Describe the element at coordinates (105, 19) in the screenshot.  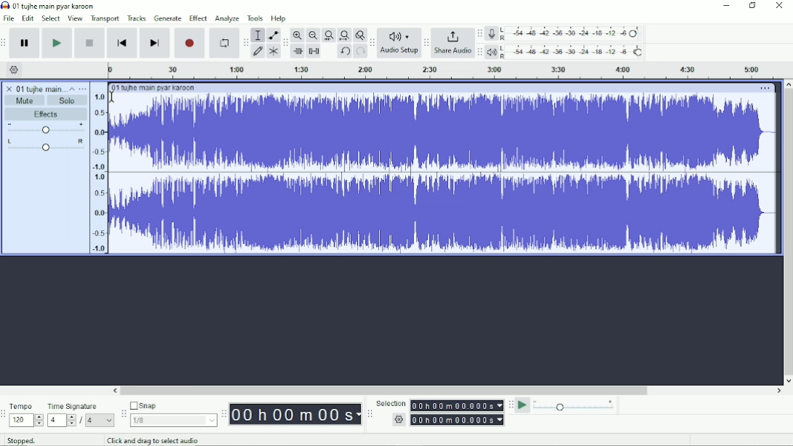
I see `Transport` at that location.